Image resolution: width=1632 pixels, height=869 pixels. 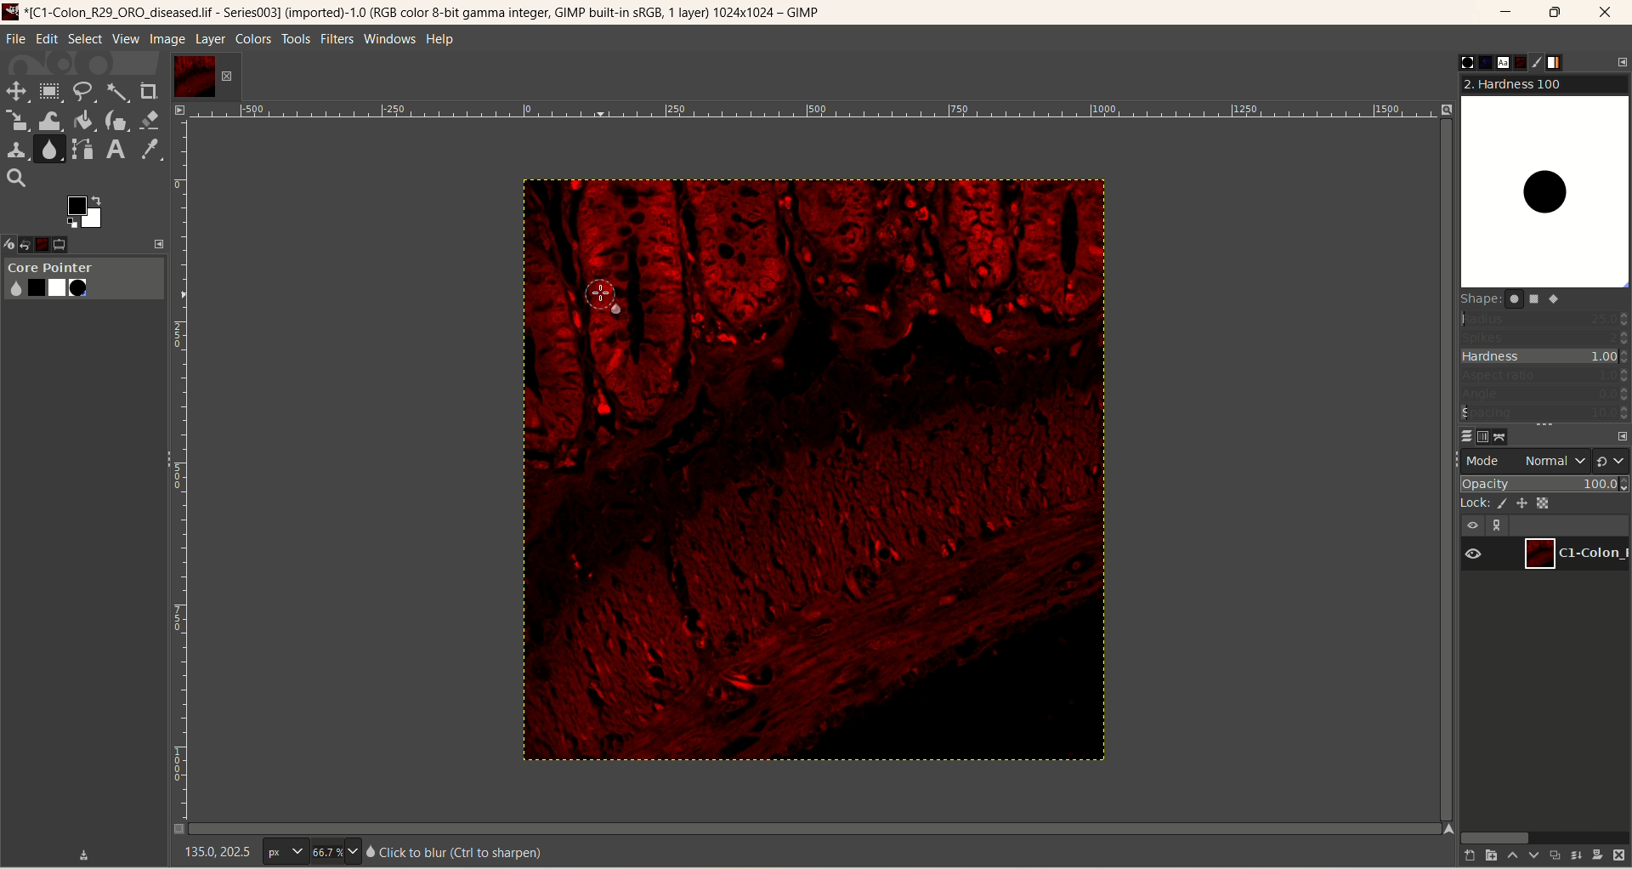 What do you see at coordinates (167, 40) in the screenshot?
I see `image` at bounding box center [167, 40].